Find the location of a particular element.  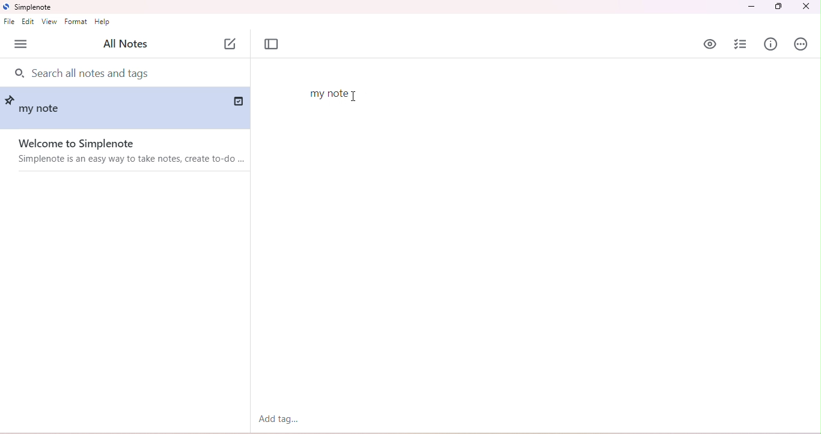

note text is located at coordinates (328, 93).